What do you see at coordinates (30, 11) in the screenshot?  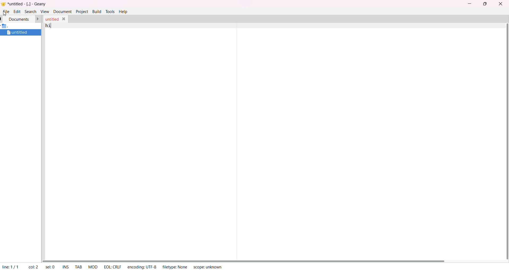 I see `search` at bounding box center [30, 11].